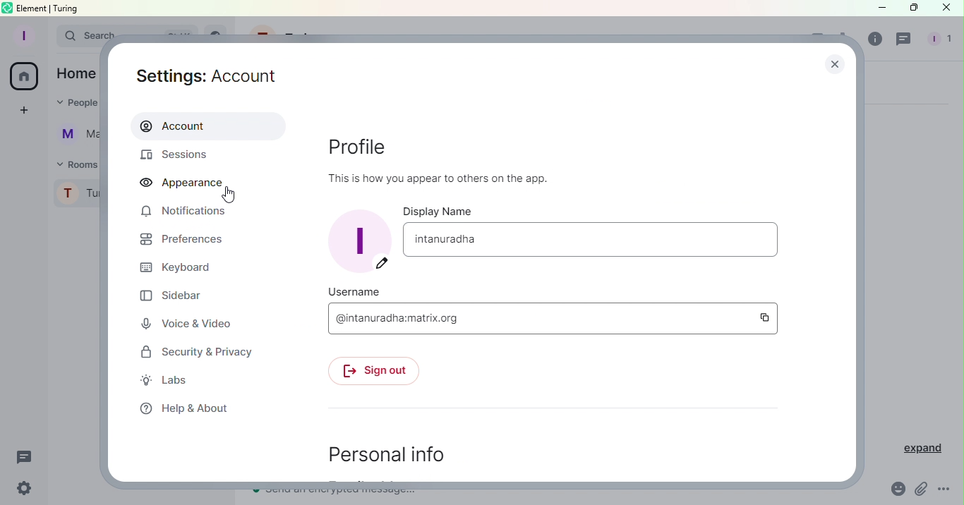  Describe the element at coordinates (387, 457) in the screenshot. I see `Personal uinfo` at that location.